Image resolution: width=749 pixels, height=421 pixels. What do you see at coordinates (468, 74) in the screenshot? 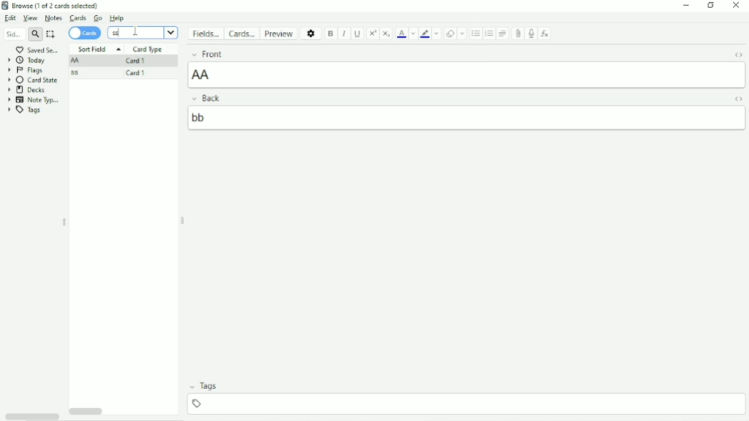
I see `edit front` at bounding box center [468, 74].